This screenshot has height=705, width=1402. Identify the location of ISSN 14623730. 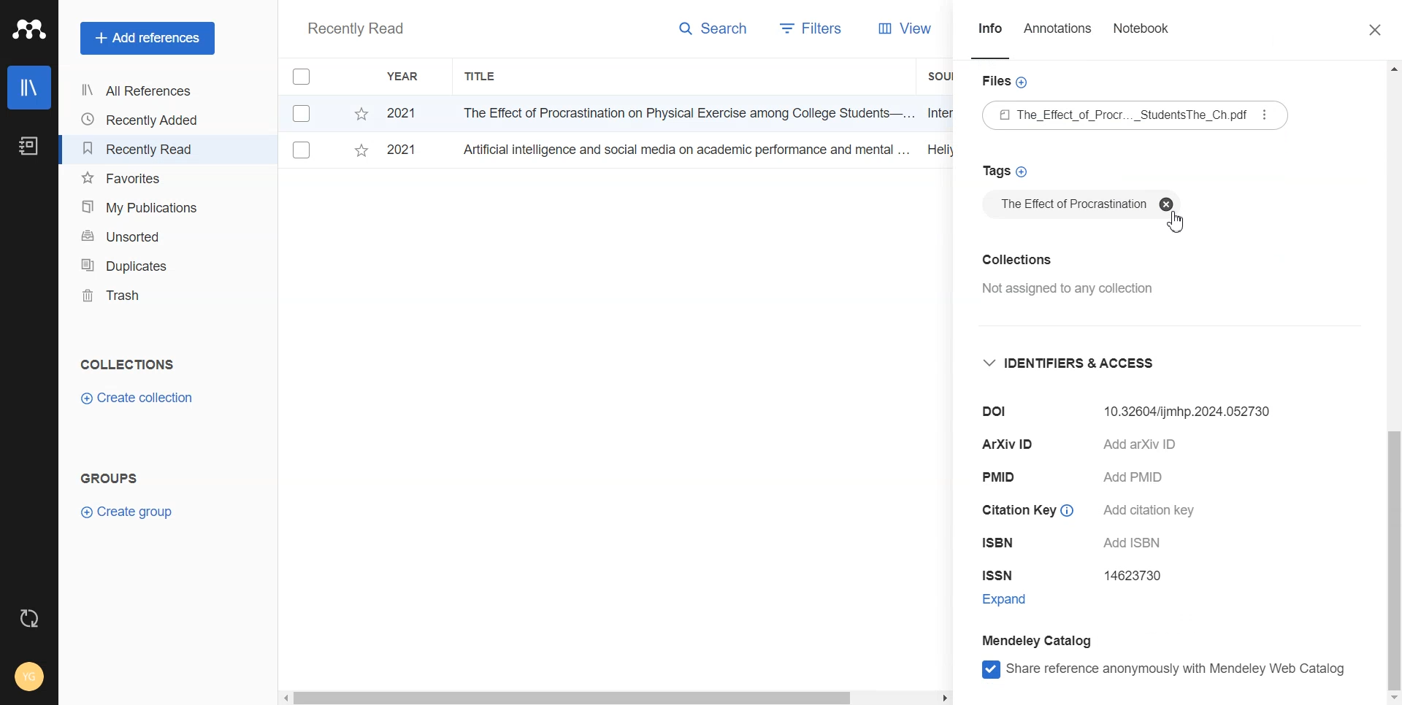
(1079, 576).